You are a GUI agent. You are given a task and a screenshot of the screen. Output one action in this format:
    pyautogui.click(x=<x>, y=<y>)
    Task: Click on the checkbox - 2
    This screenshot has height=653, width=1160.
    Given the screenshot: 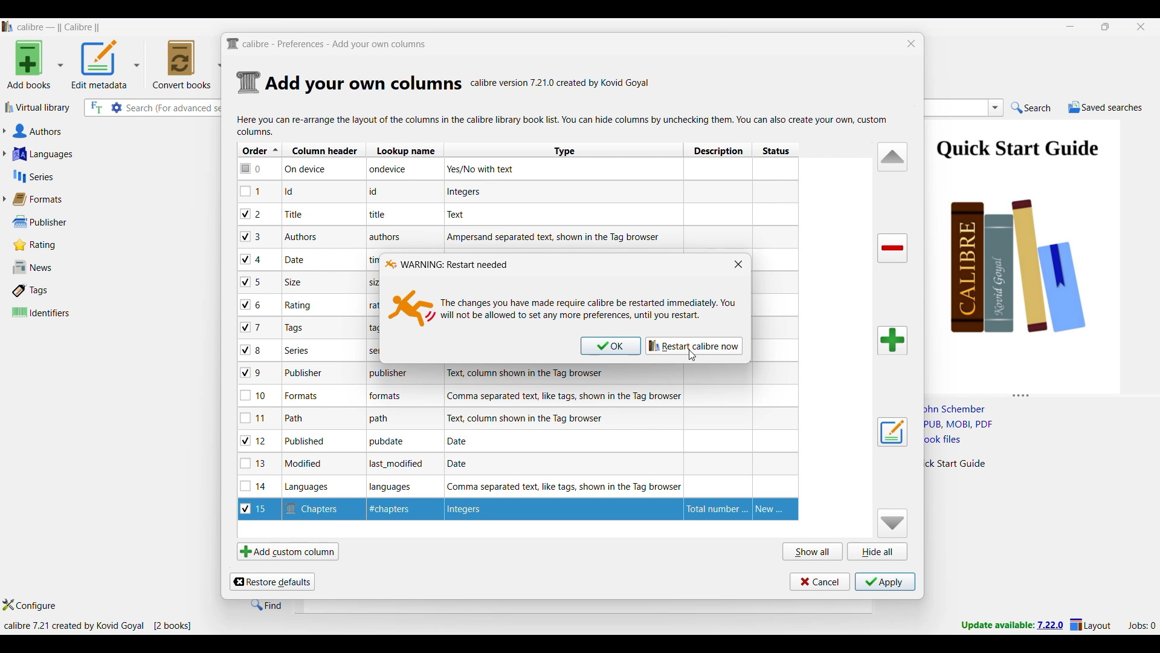 What is the action you would take?
    pyautogui.click(x=251, y=213)
    